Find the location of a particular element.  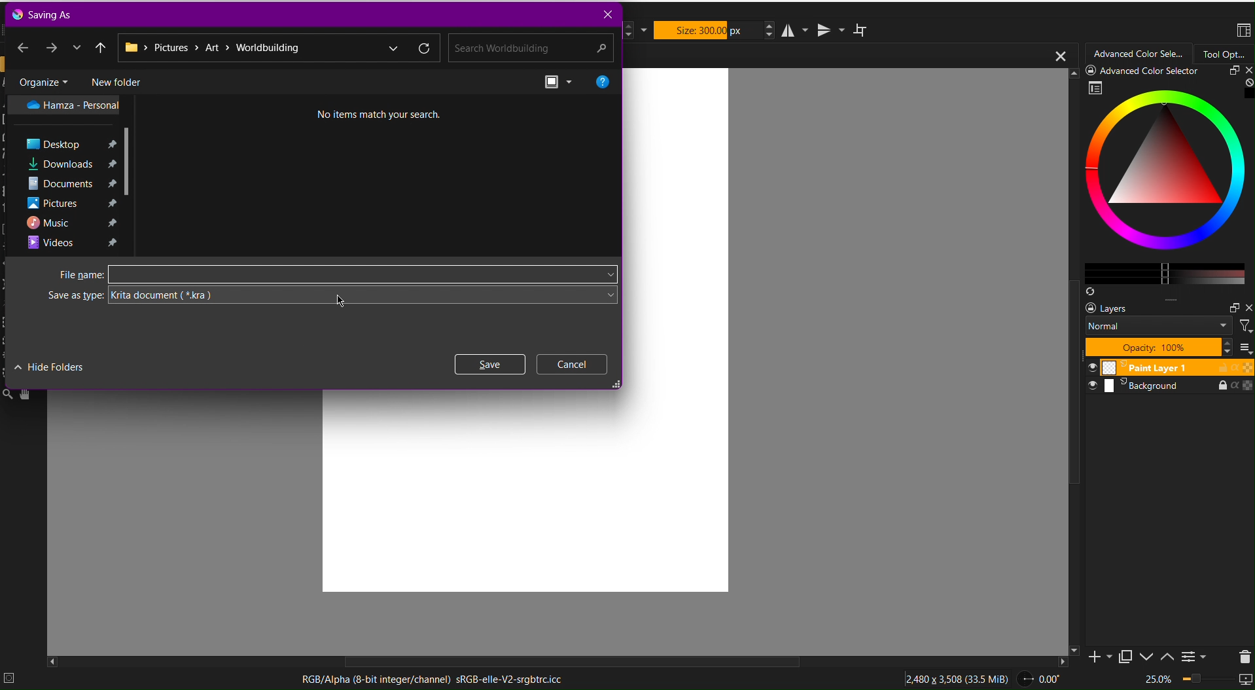

 is located at coordinates (489, 365).